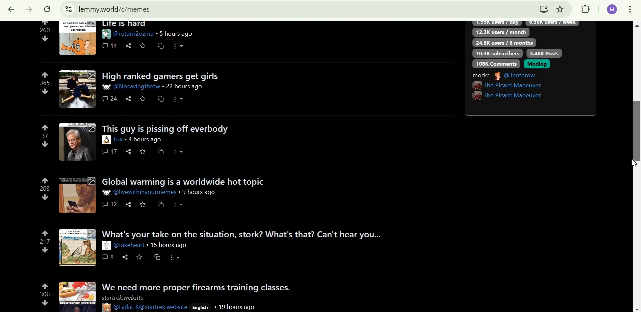 This screenshot has width=641, height=312. Describe the element at coordinates (161, 151) in the screenshot. I see `cross-post` at that location.